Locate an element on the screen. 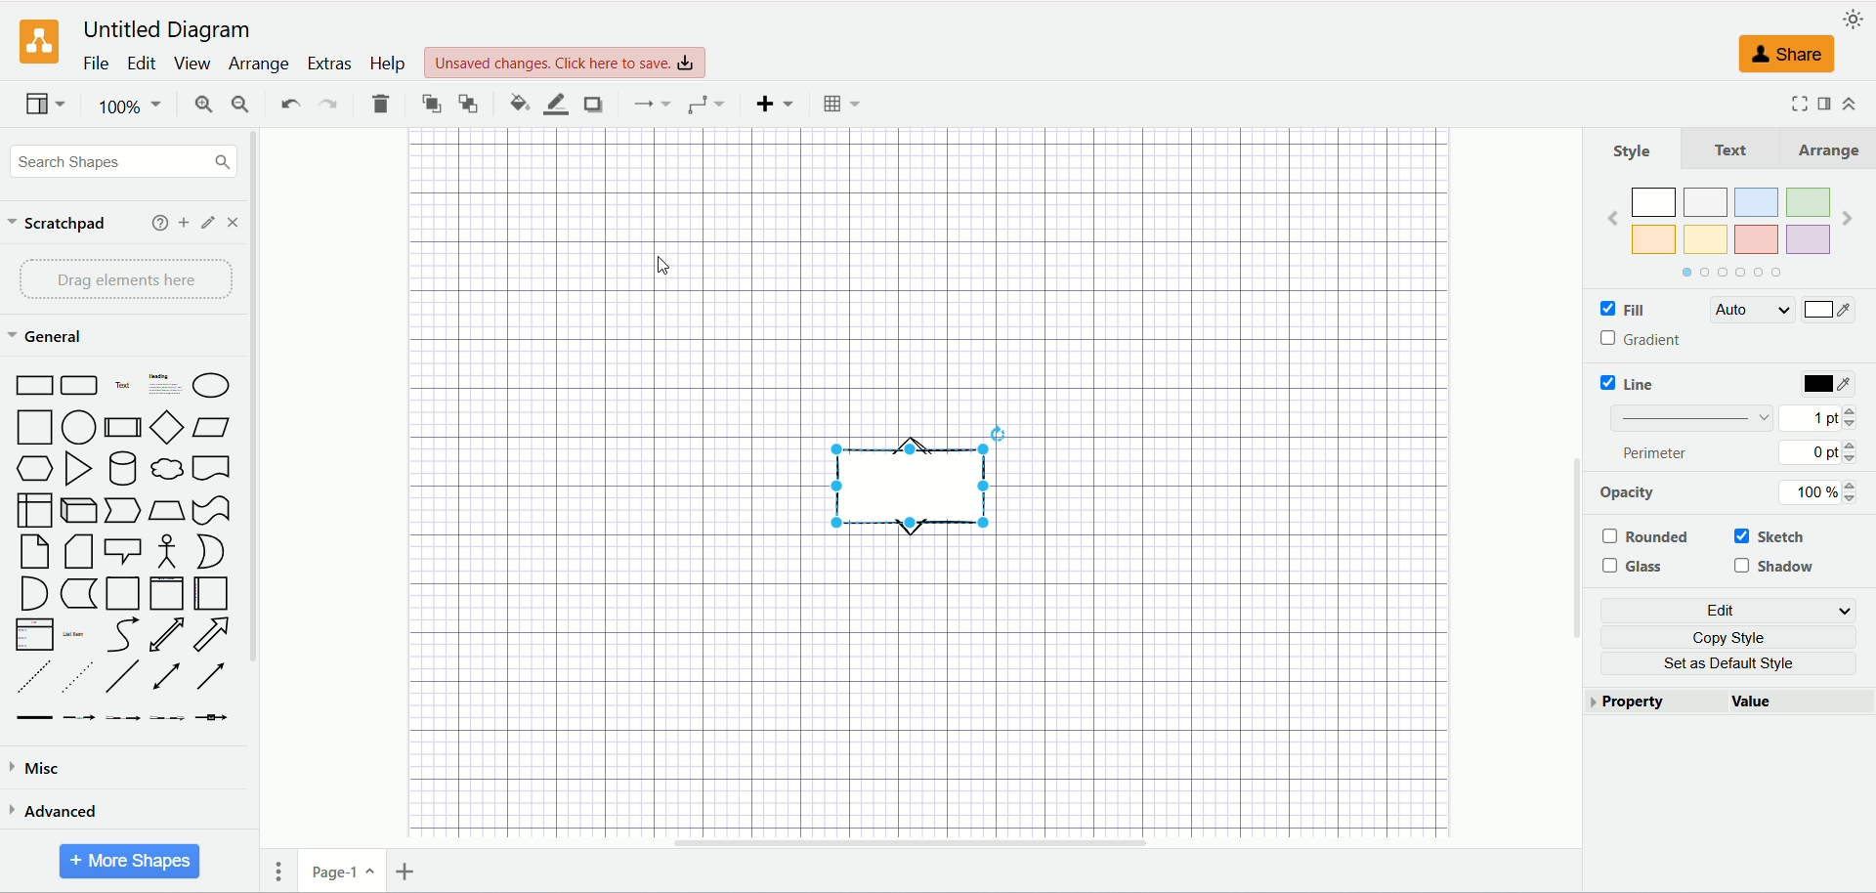 The width and height of the screenshot is (1876, 893). color is located at coordinates (1824, 384).